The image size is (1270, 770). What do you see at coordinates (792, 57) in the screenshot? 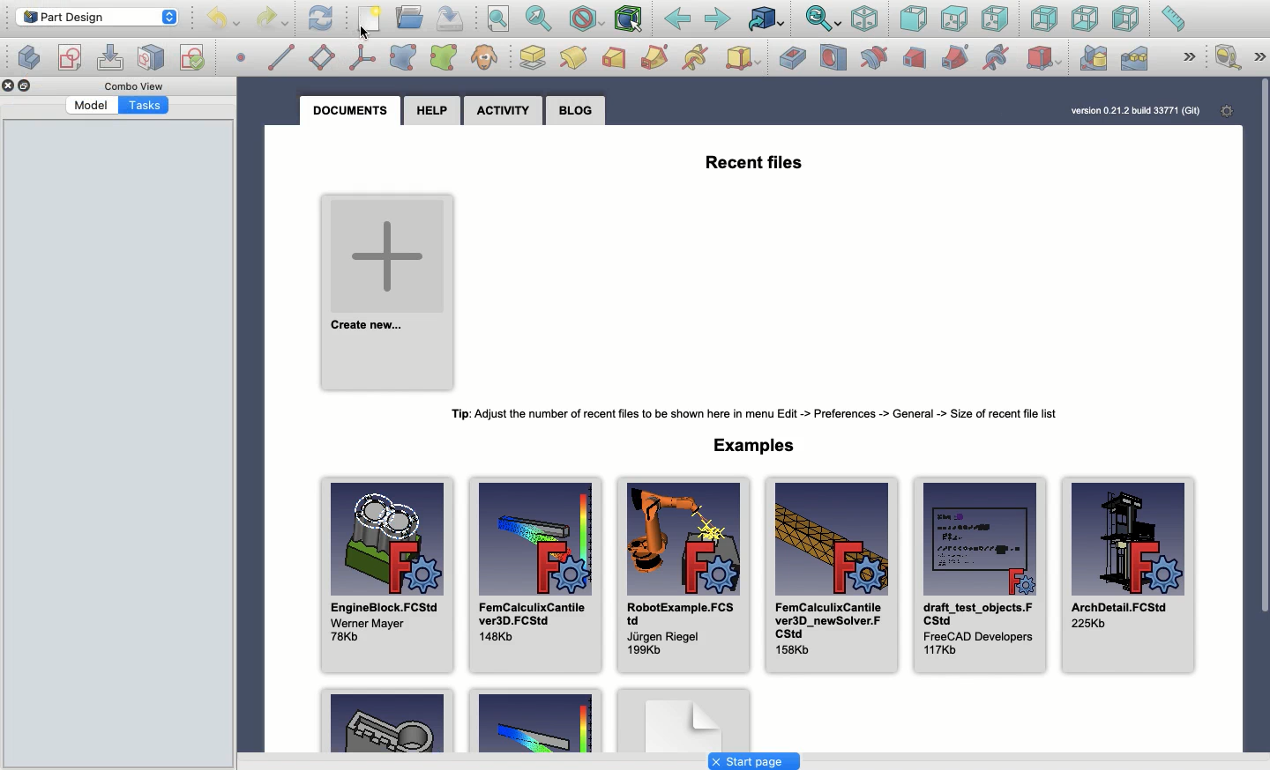
I see `Pocket` at bounding box center [792, 57].